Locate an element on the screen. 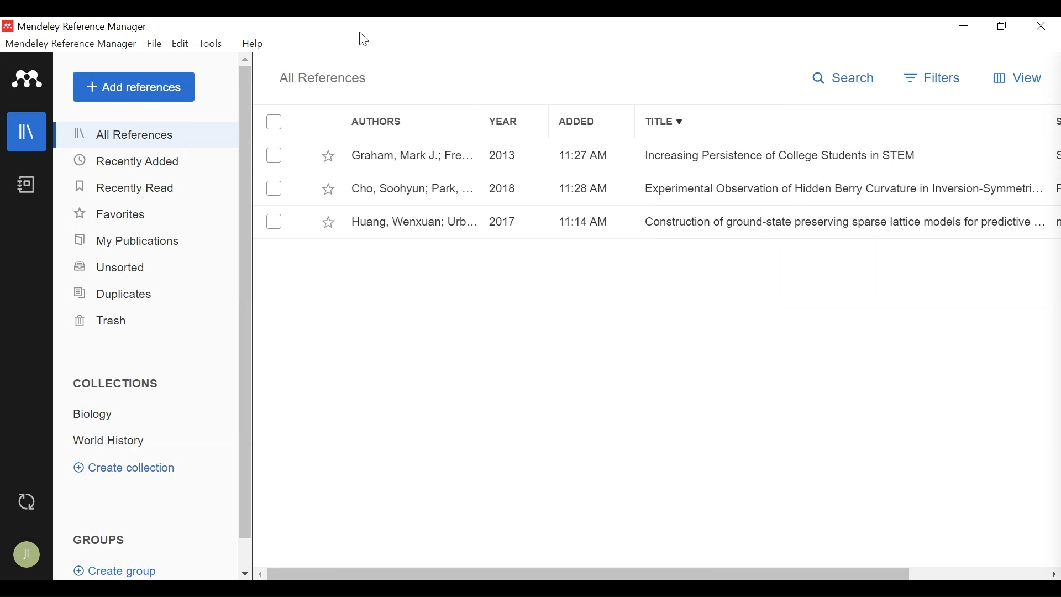  Mendeley Desktop Icon is located at coordinates (7, 26).